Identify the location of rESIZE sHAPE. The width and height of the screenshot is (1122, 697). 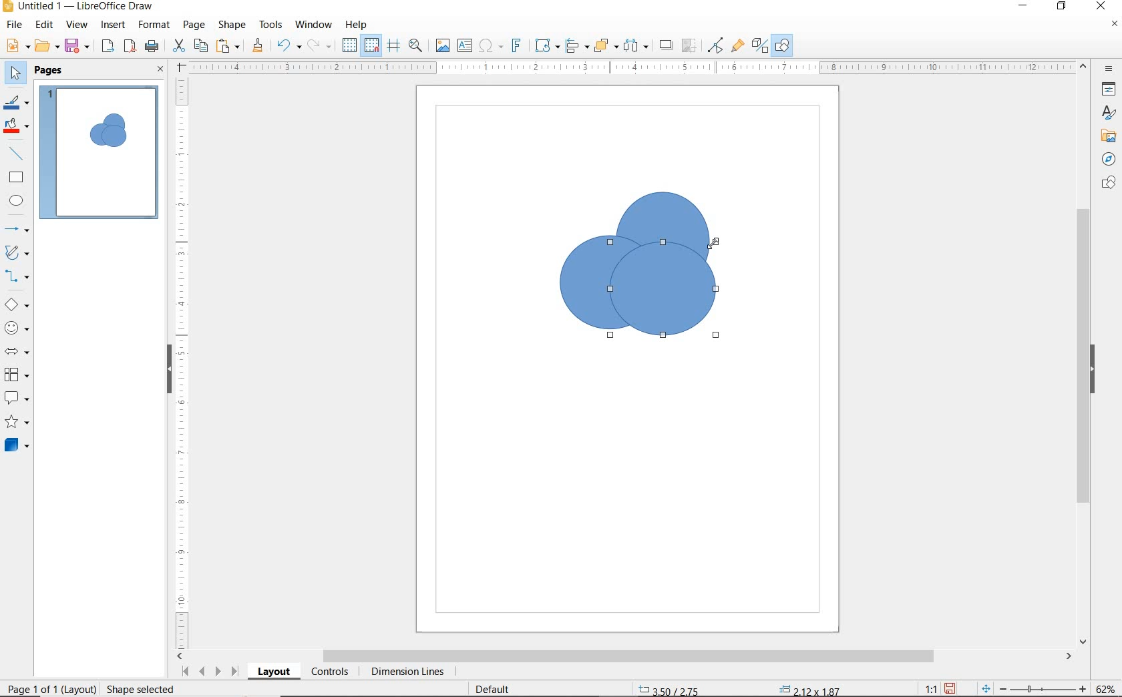
(135, 688).